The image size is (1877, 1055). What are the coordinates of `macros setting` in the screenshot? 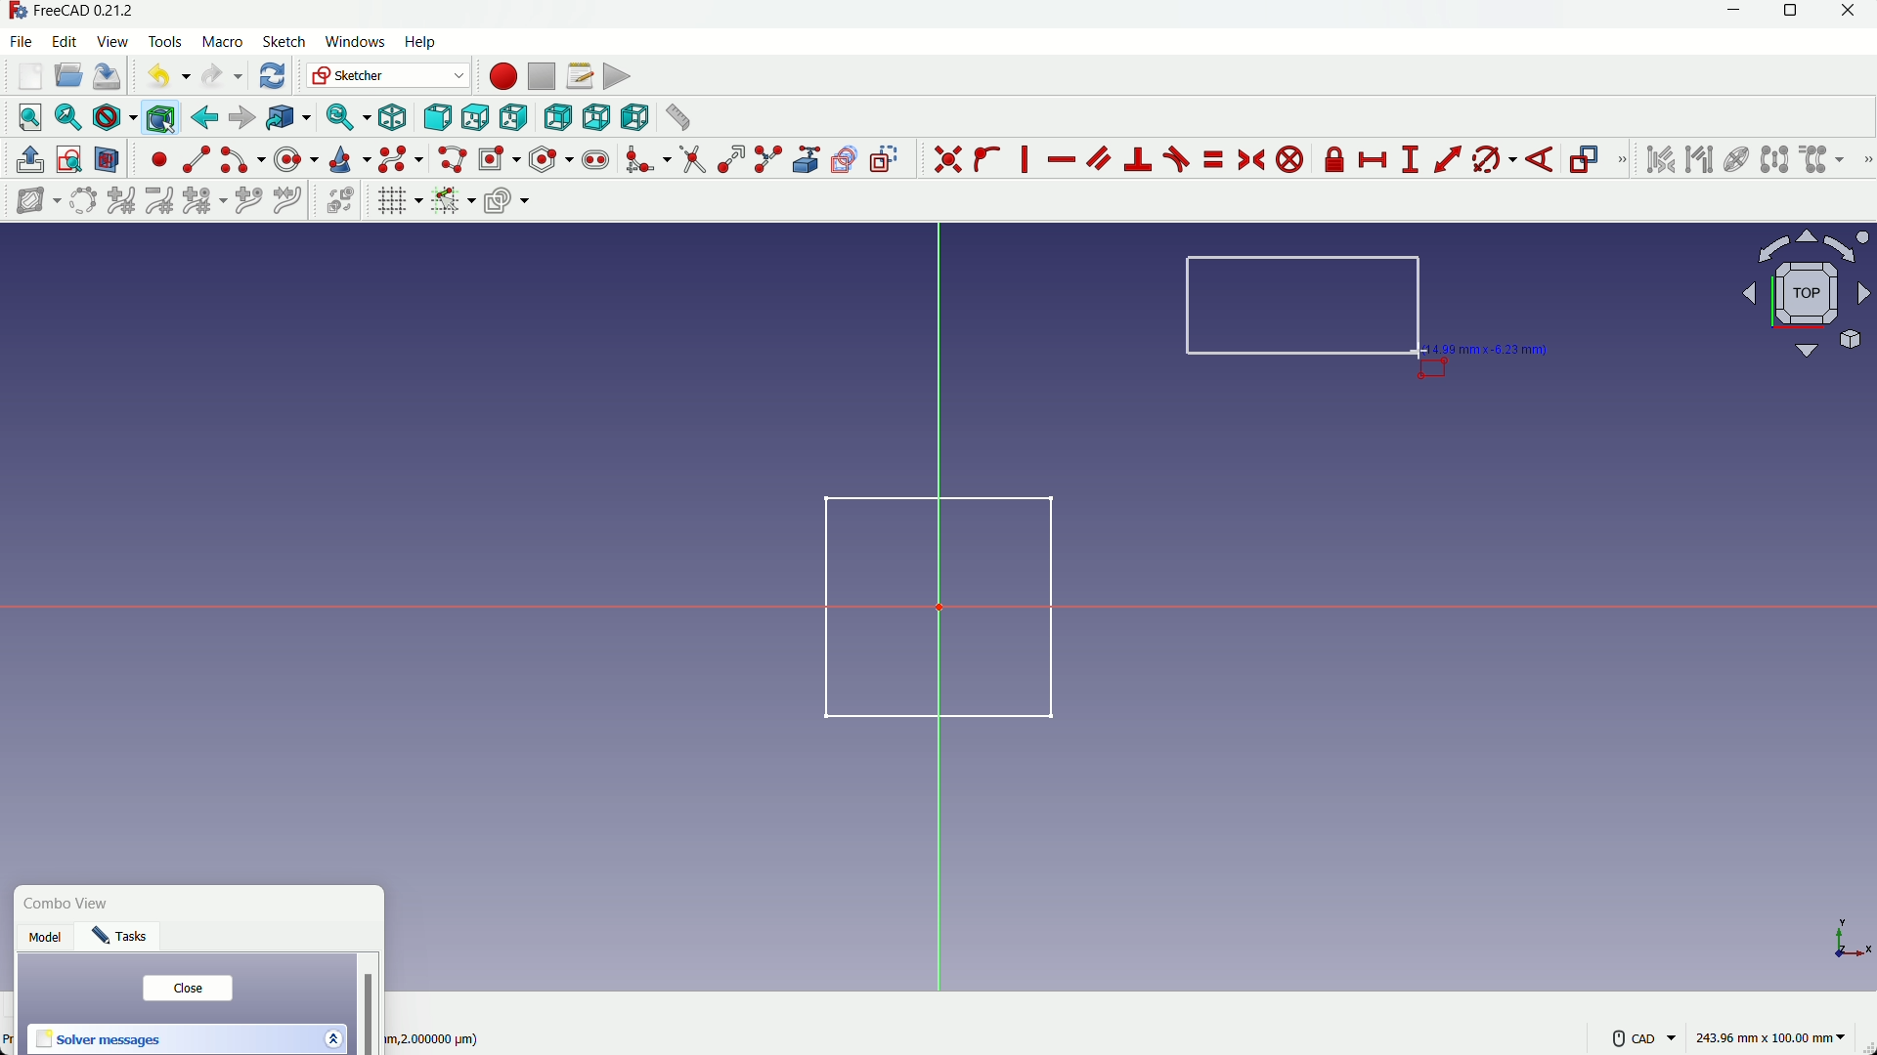 It's located at (579, 76).